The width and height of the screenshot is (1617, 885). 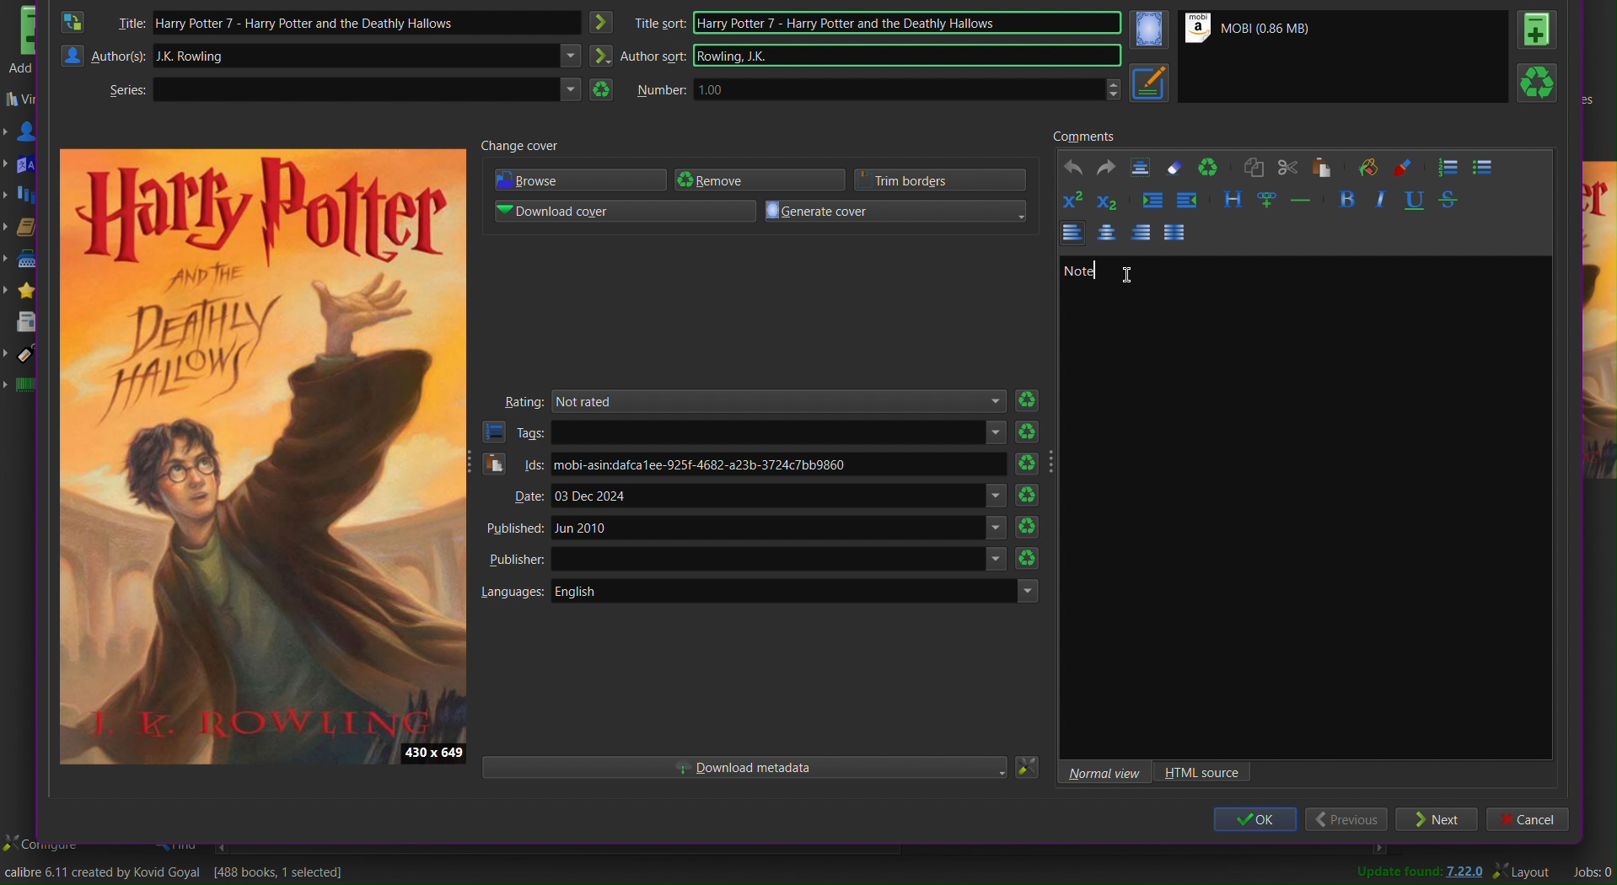 I want to click on Bold, so click(x=1349, y=199).